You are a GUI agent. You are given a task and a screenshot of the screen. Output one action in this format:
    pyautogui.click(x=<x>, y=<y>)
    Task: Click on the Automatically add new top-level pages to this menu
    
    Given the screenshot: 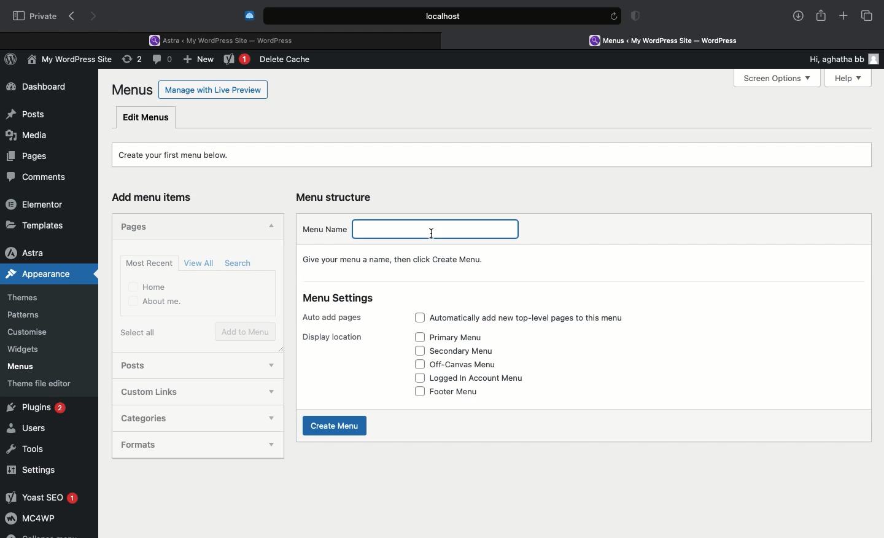 What is the action you would take?
    pyautogui.click(x=541, y=318)
    